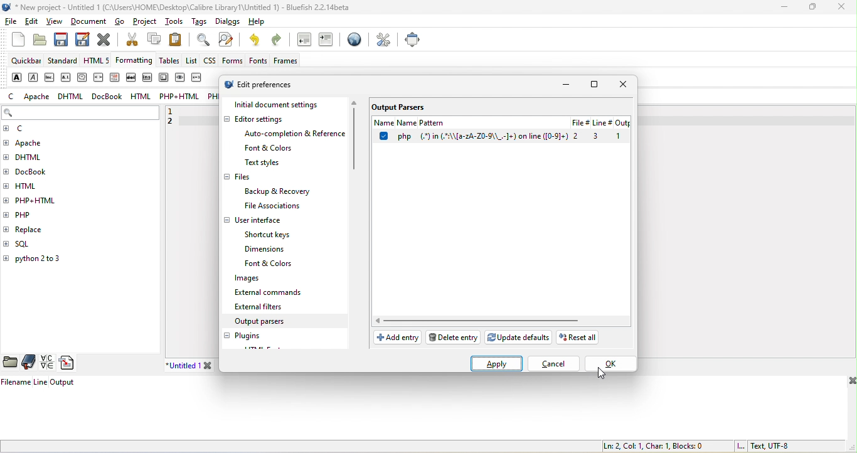 This screenshot has height=453, width=857. What do you see at coordinates (841, 8) in the screenshot?
I see `close` at bounding box center [841, 8].